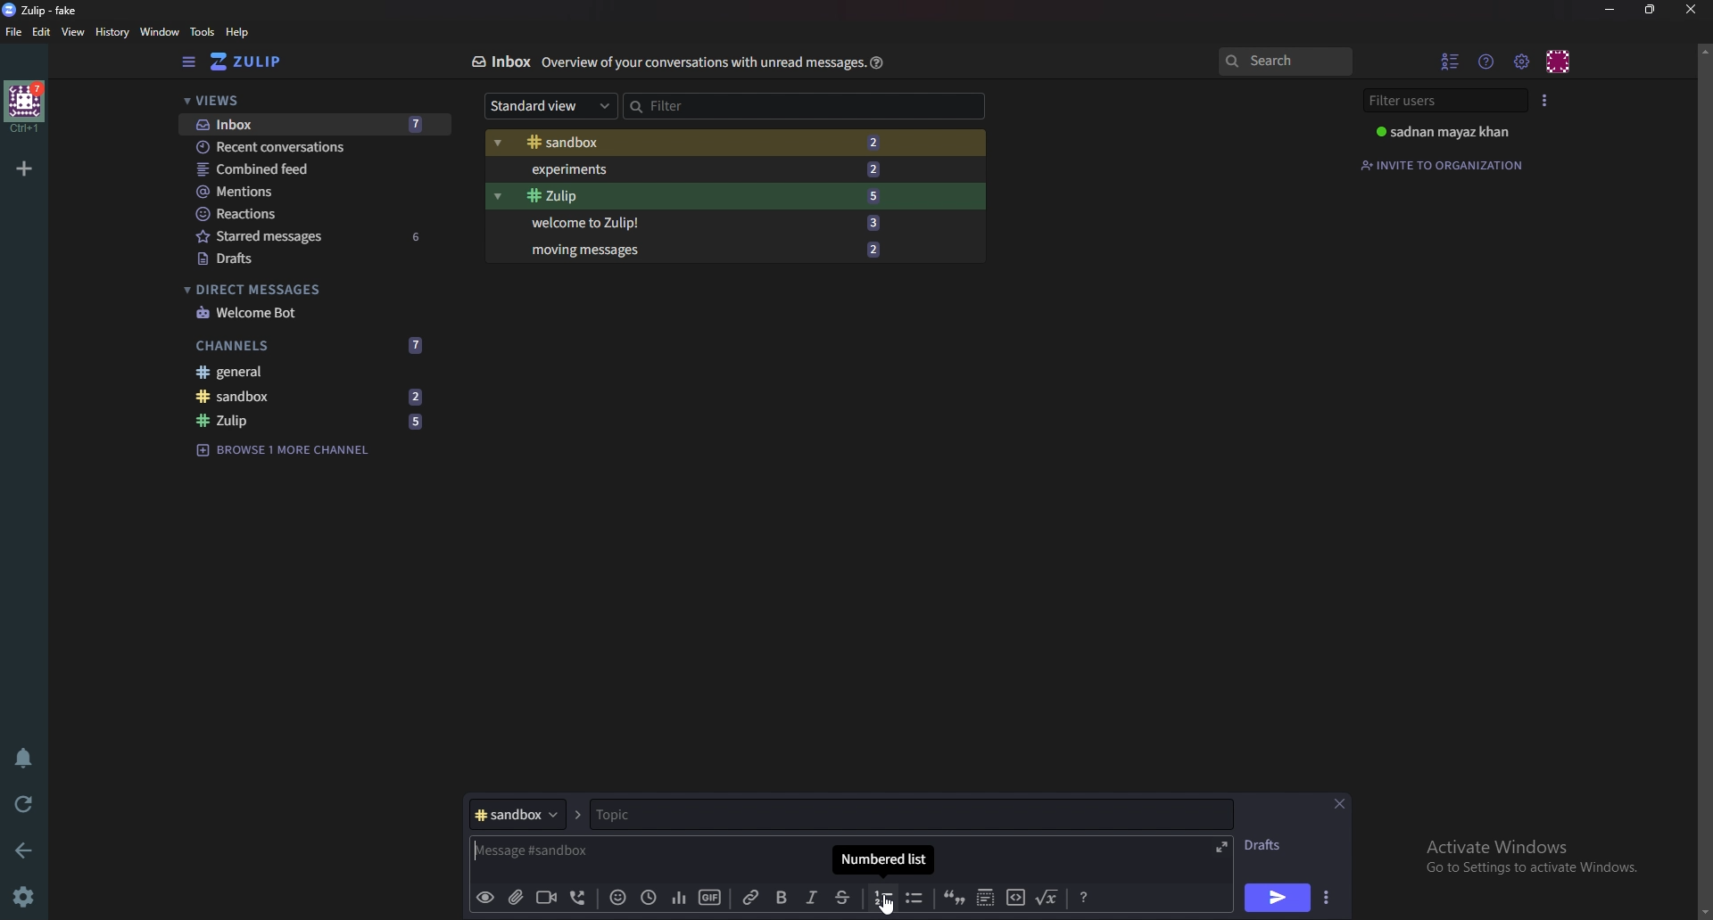 This screenshot has width=1713, height=920. I want to click on Moving messages, so click(703, 249).